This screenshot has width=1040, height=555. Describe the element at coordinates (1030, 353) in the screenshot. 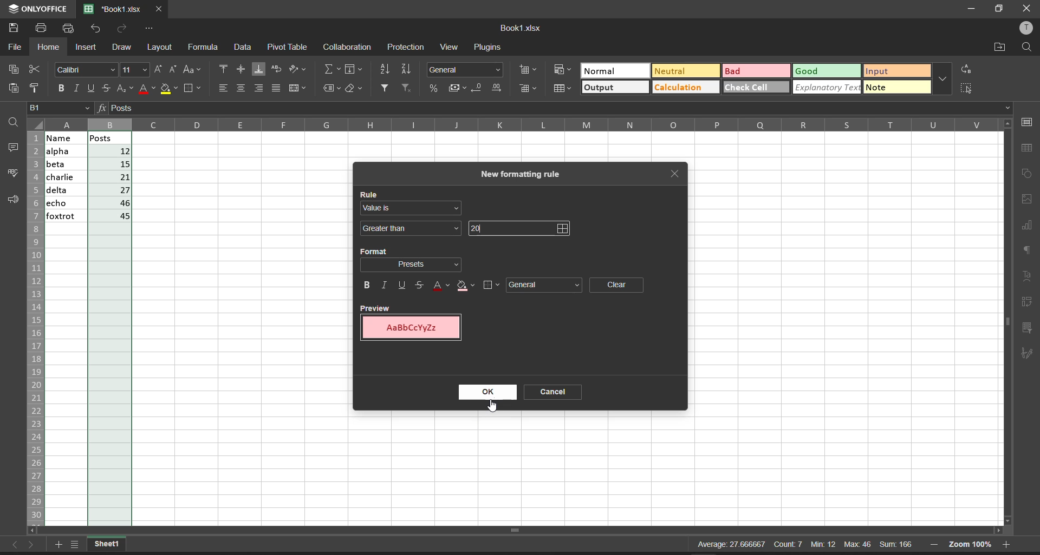

I see `signature settings` at that location.